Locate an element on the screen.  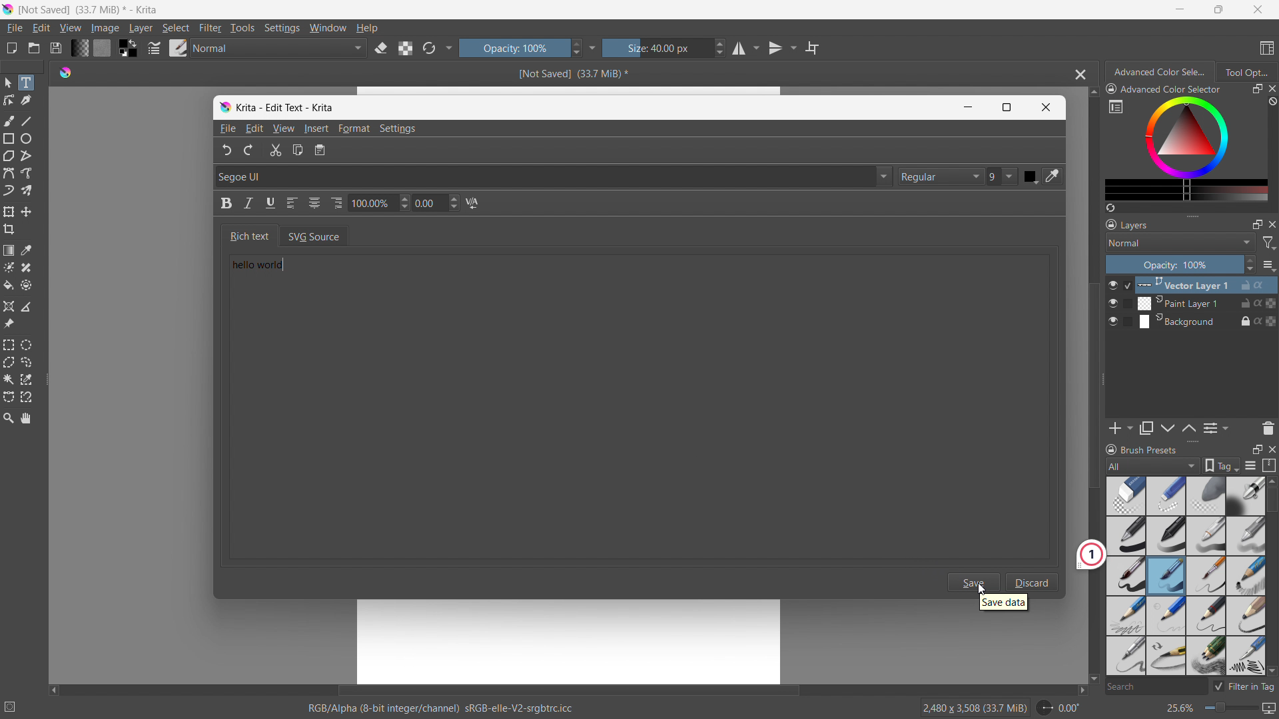
Edit is located at coordinates (254, 128).